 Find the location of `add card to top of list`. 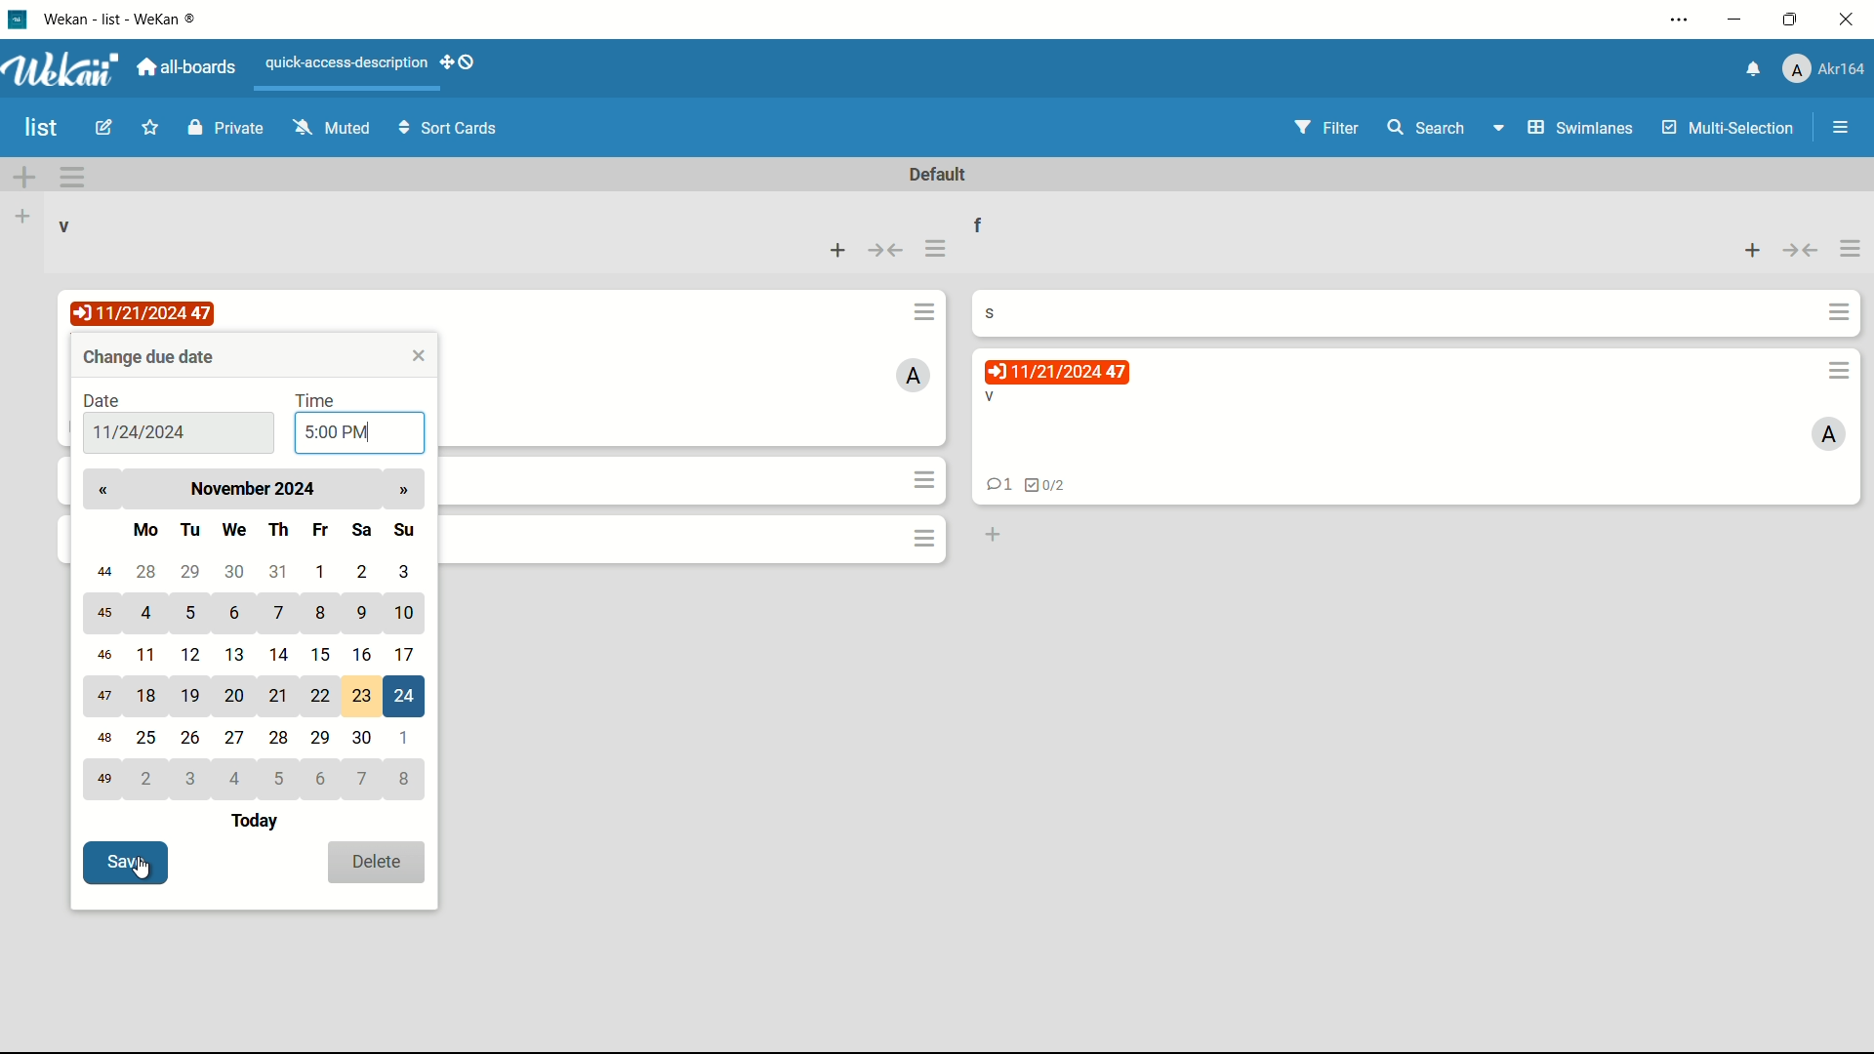

add card to top of list is located at coordinates (840, 249).